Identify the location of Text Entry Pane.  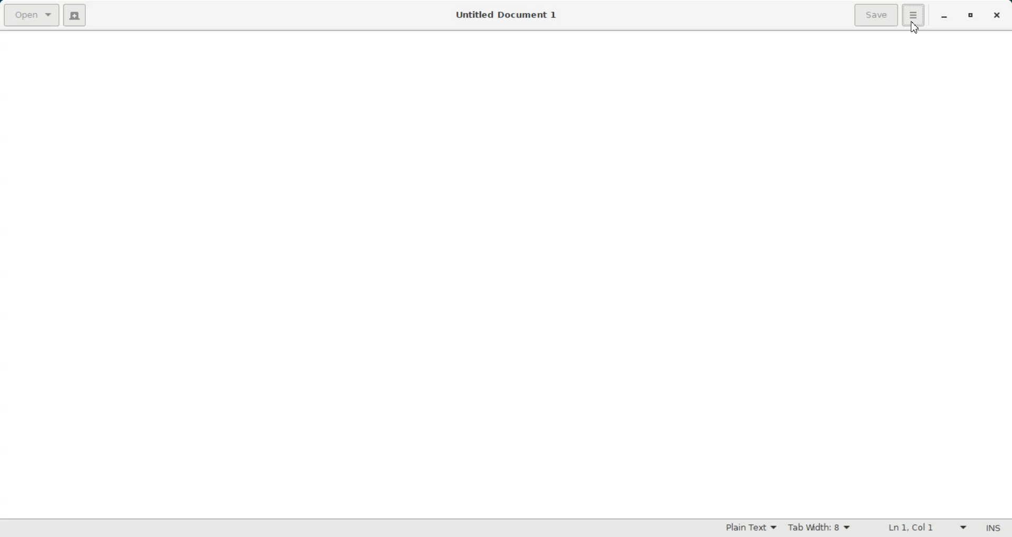
(504, 273).